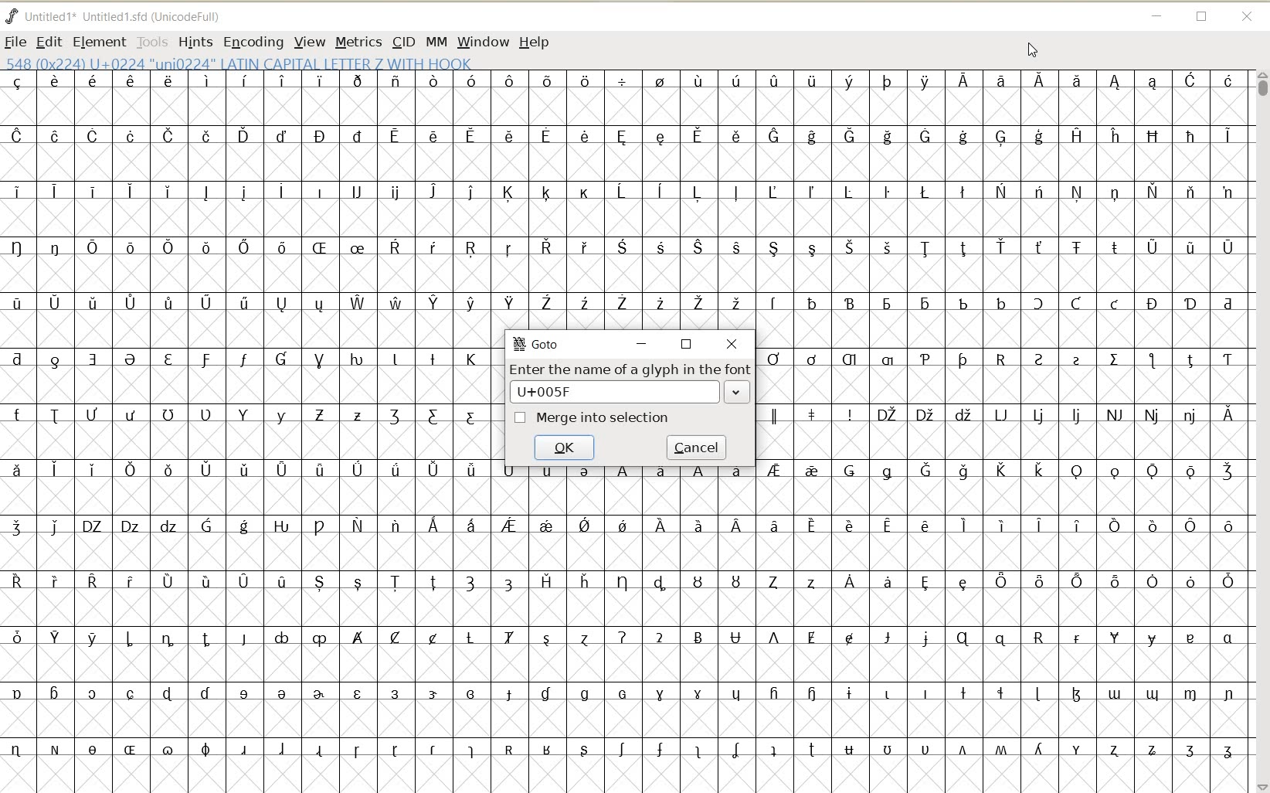 Image resolution: width=1270 pixels, height=793 pixels. Describe the element at coordinates (99, 43) in the screenshot. I see `ELEMENT` at that location.